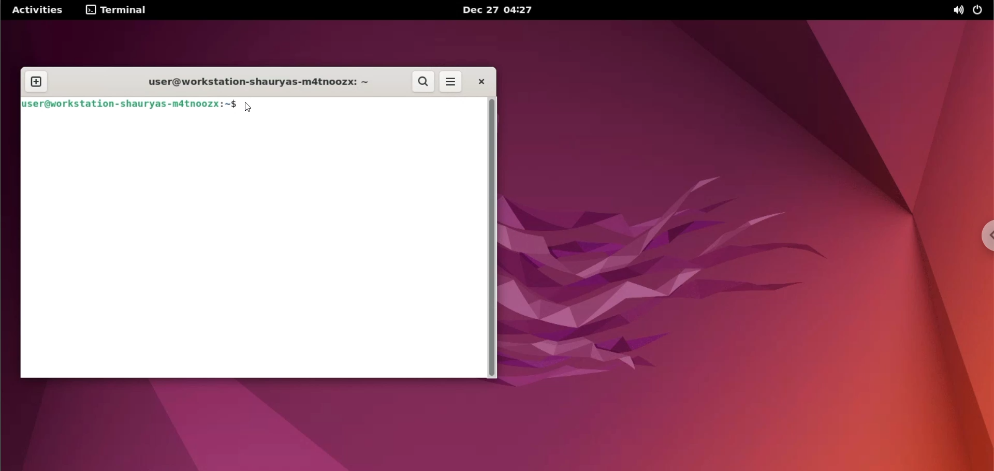 This screenshot has height=471, width=994. Describe the element at coordinates (38, 9) in the screenshot. I see `Activities` at that location.